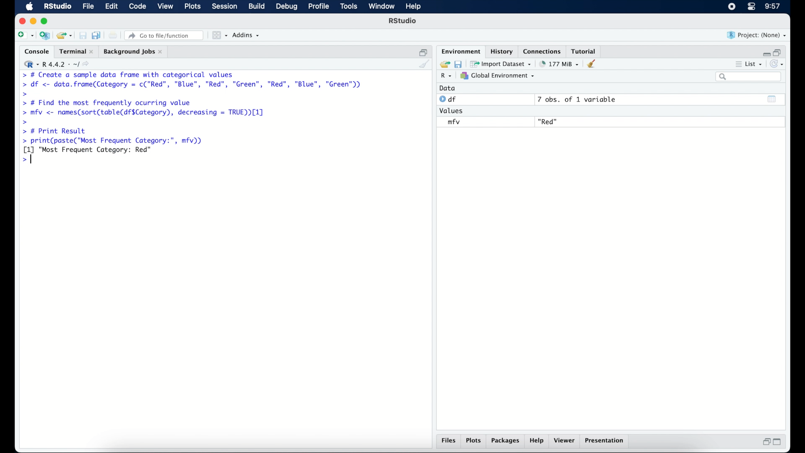 This screenshot has width=805, height=453. What do you see at coordinates (96, 34) in the screenshot?
I see `save all open documents` at bounding box center [96, 34].